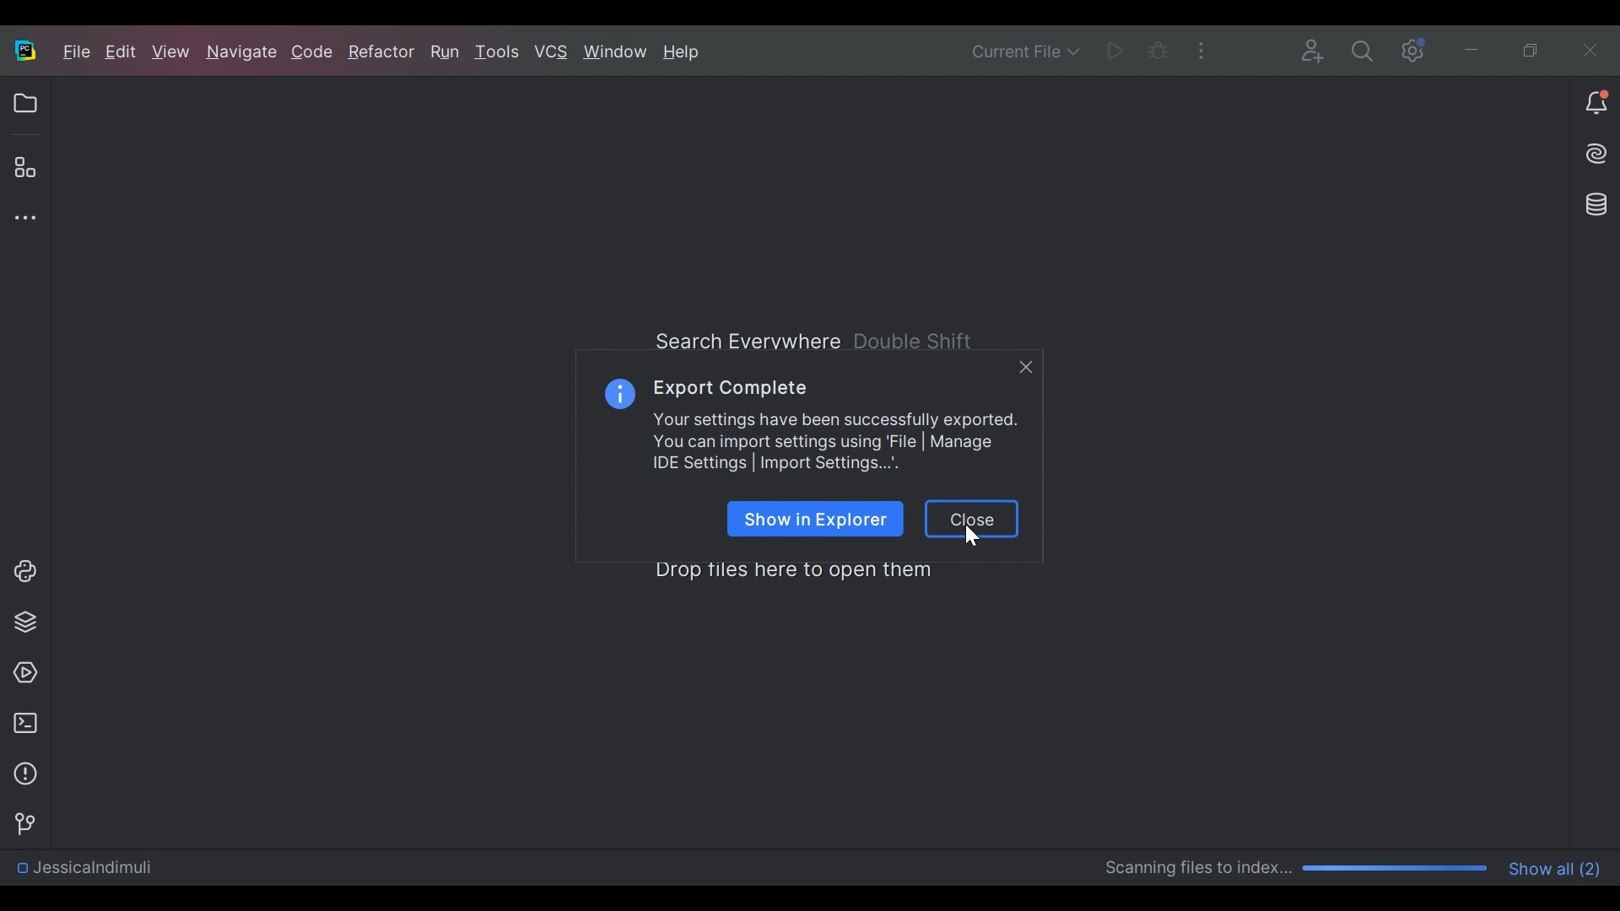 This screenshot has width=1620, height=911. Describe the element at coordinates (729, 386) in the screenshot. I see `Export Complete` at that location.